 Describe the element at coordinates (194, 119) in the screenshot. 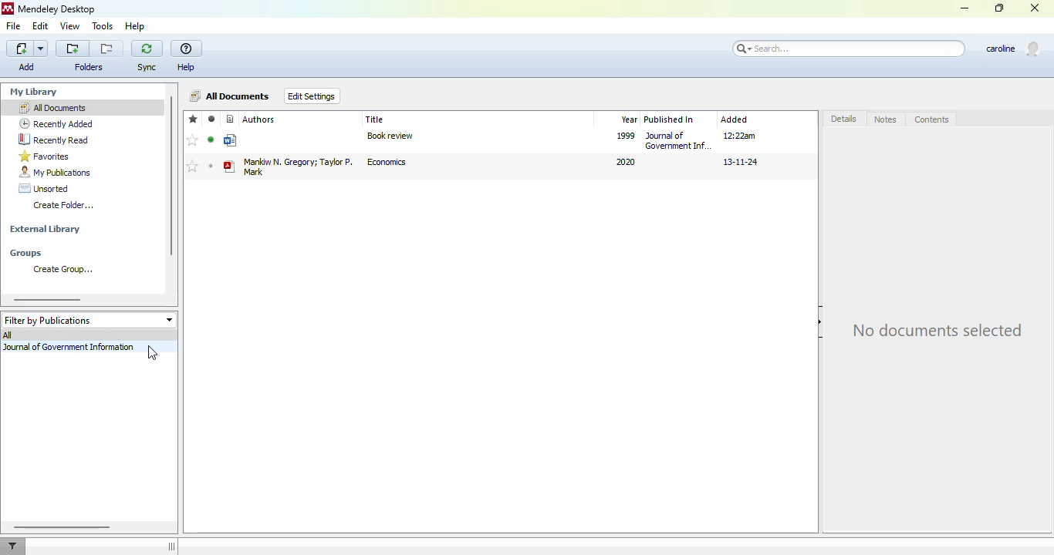

I see `favorites` at that location.